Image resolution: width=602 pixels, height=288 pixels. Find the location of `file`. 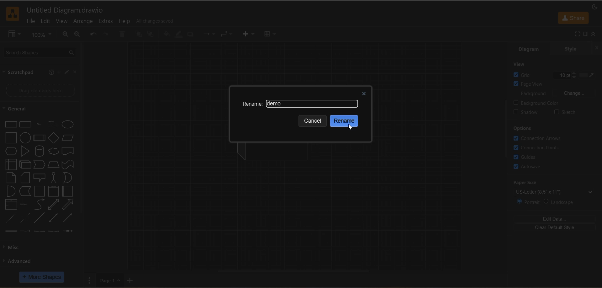

file is located at coordinates (30, 22).